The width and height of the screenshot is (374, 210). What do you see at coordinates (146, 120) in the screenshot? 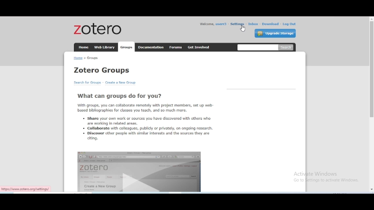
I see `+ Share your own work or sources you have discovered with others who are working in velated areas.` at bounding box center [146, 120].